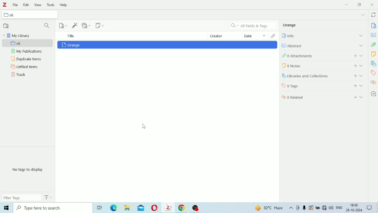  What do you see at coordinates (354, 204) in the screenshot?
I see `16:59` at bounding box center [354, 204].